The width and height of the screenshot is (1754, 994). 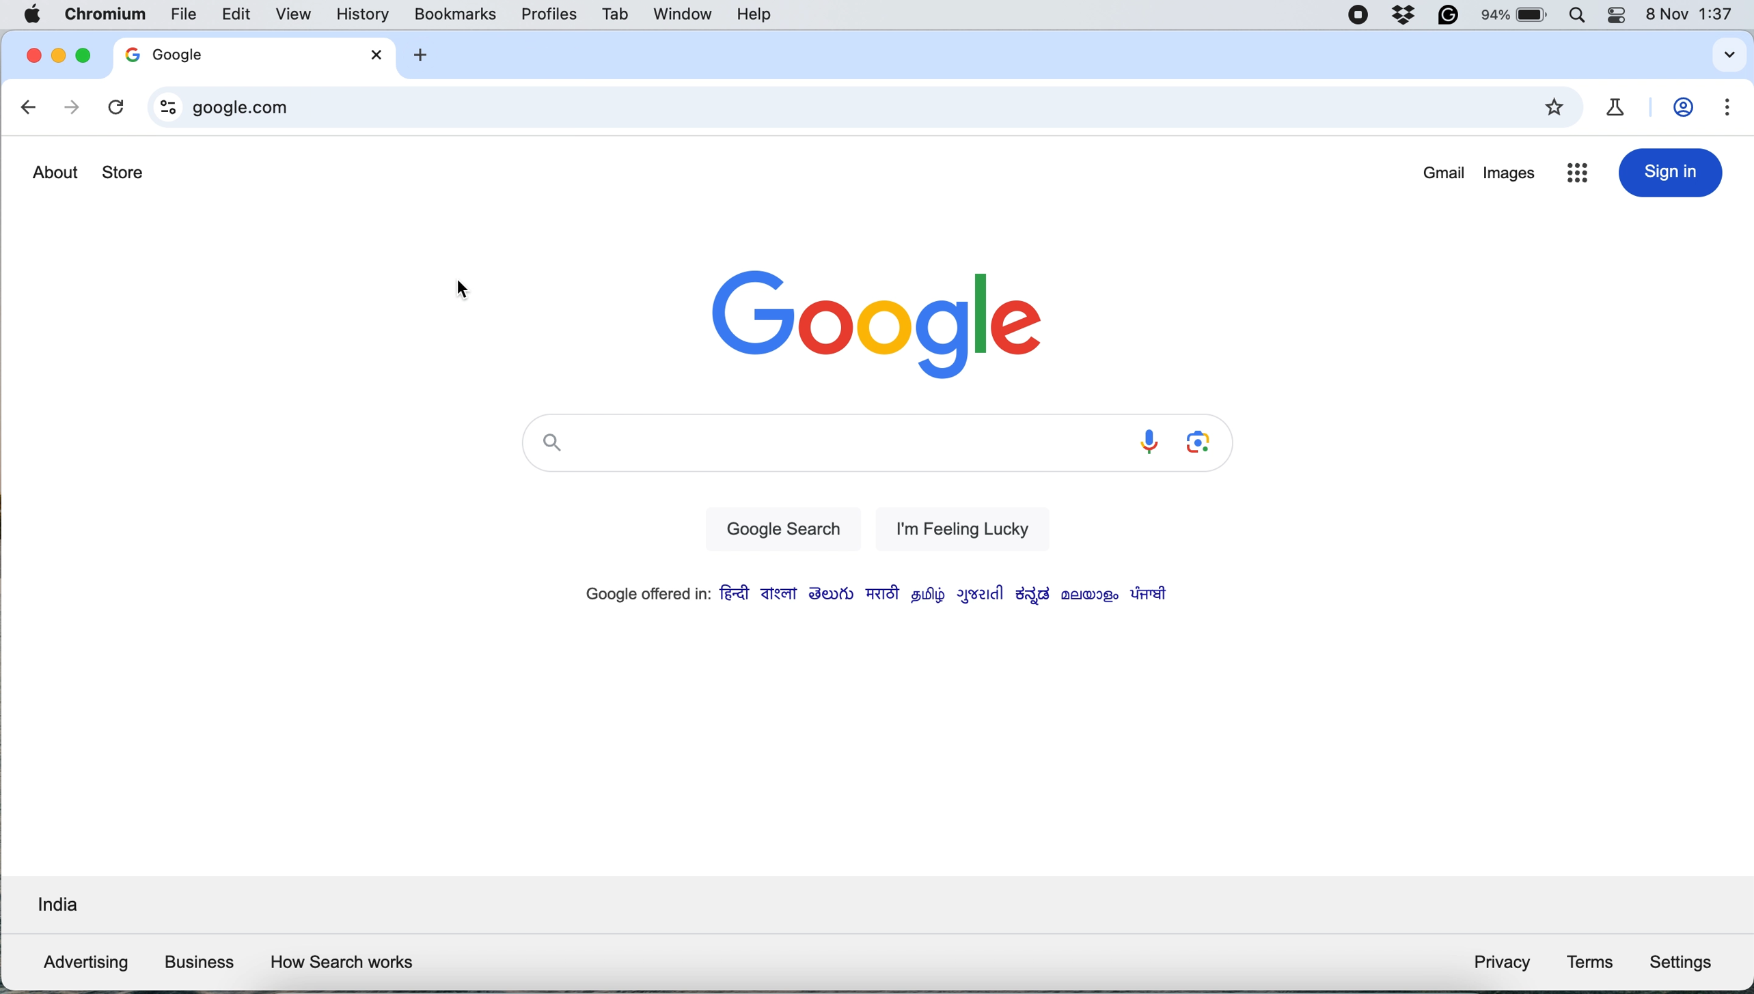 What do you see at coordinates (1509, 177) in the screenshot?
I see `images` at bounding box center [1509, 177].